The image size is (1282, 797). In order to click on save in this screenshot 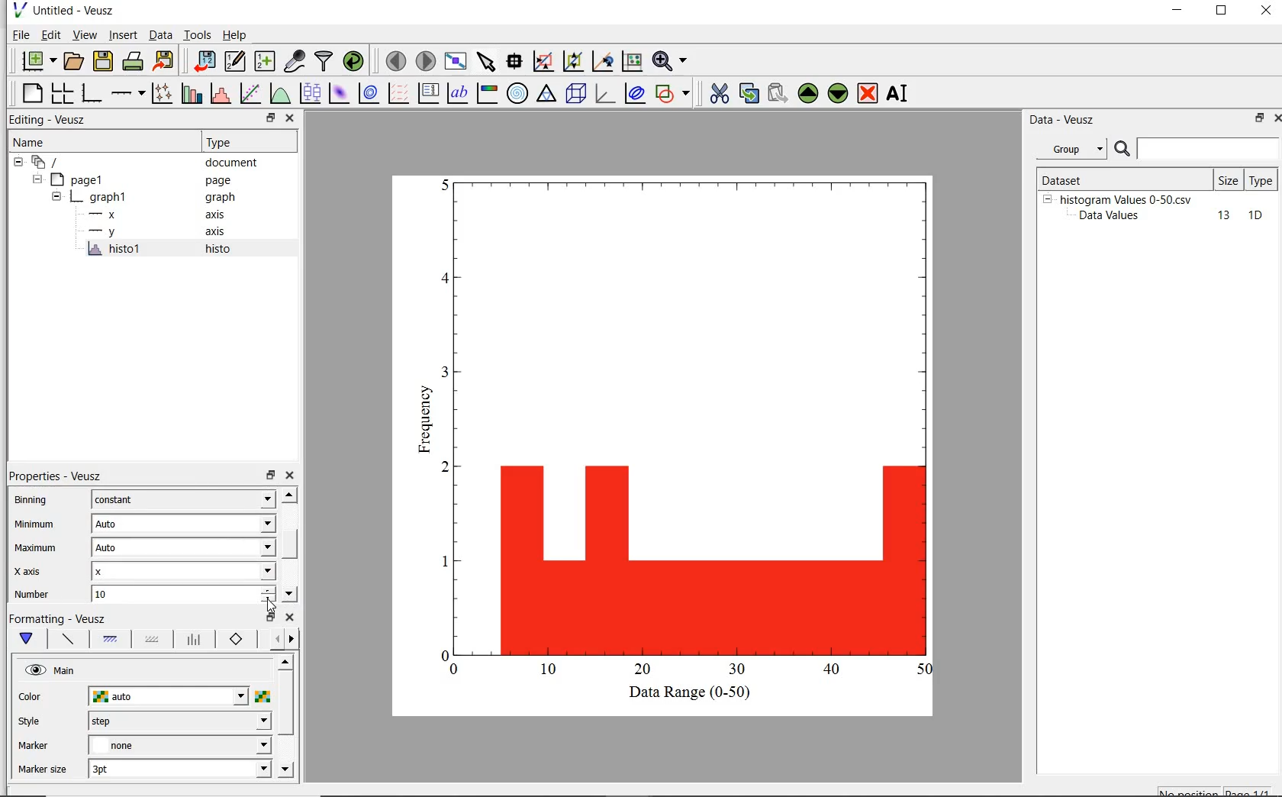, I will do `click(104, 60)`.